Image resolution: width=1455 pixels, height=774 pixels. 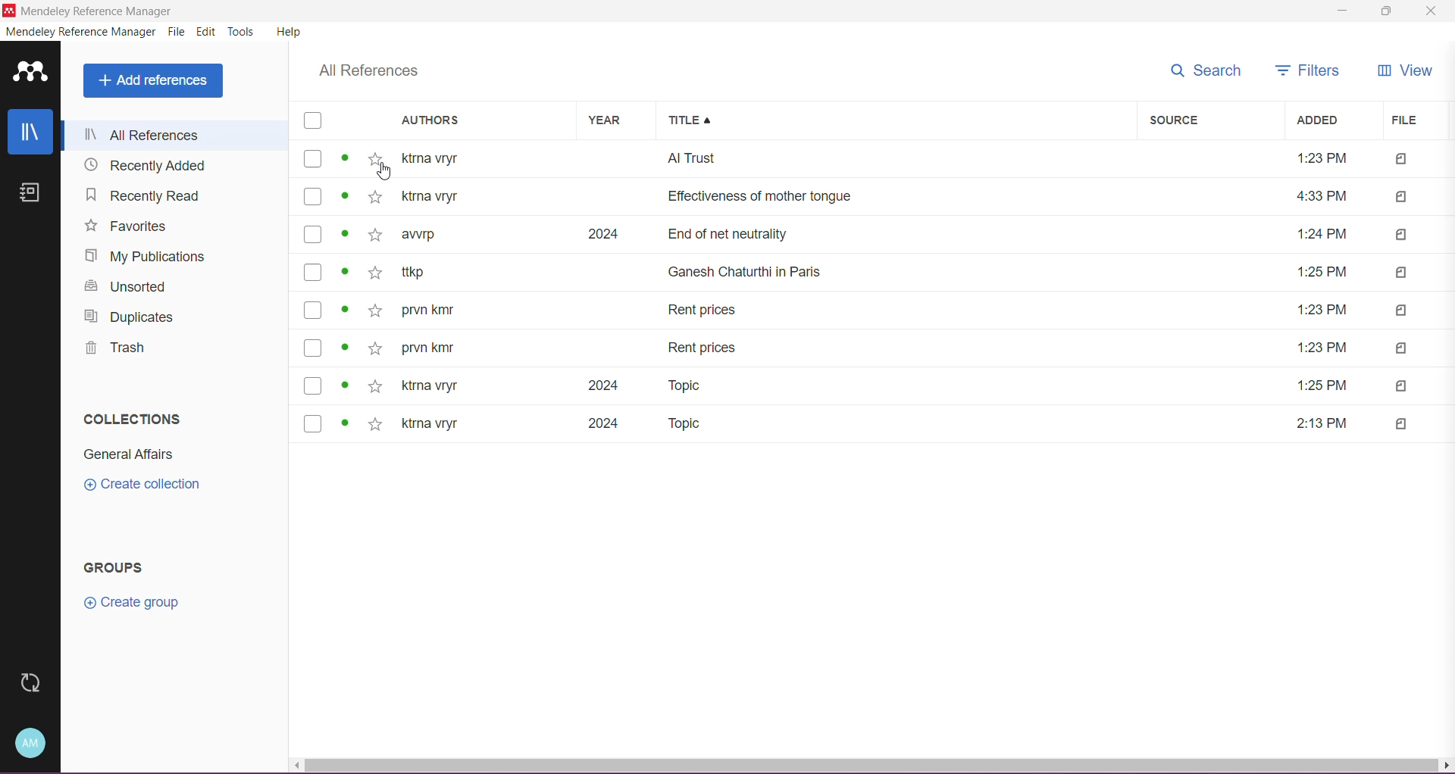 I want to click on Click to select, so click(x=313, y=348).